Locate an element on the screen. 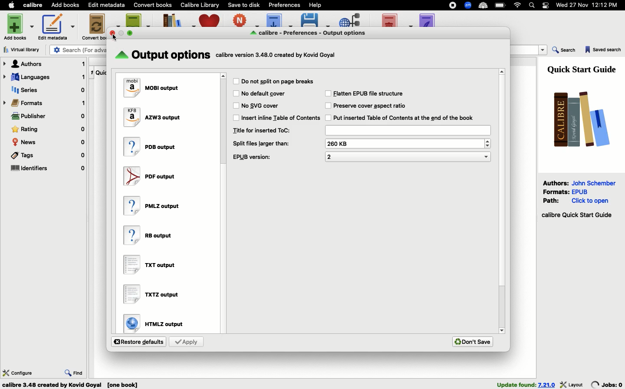 Image resolution: width=625 pixels, height=389 pixels. Languages is located at coordinates (44, 78).